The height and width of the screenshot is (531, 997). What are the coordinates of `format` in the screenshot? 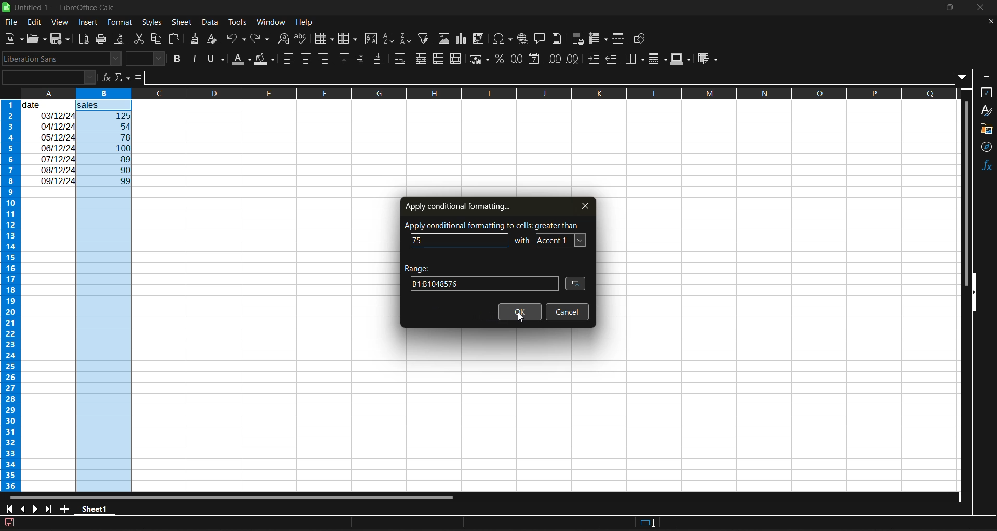 It's located at (117, 21).